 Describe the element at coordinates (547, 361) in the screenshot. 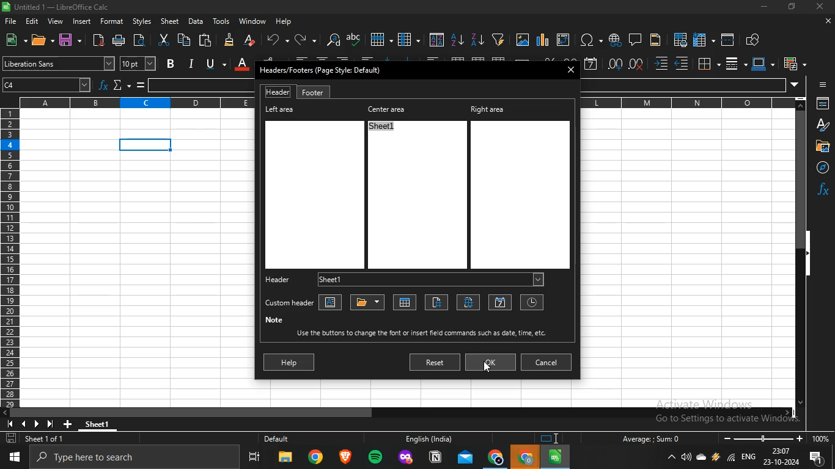

I see `cancel` at that location.